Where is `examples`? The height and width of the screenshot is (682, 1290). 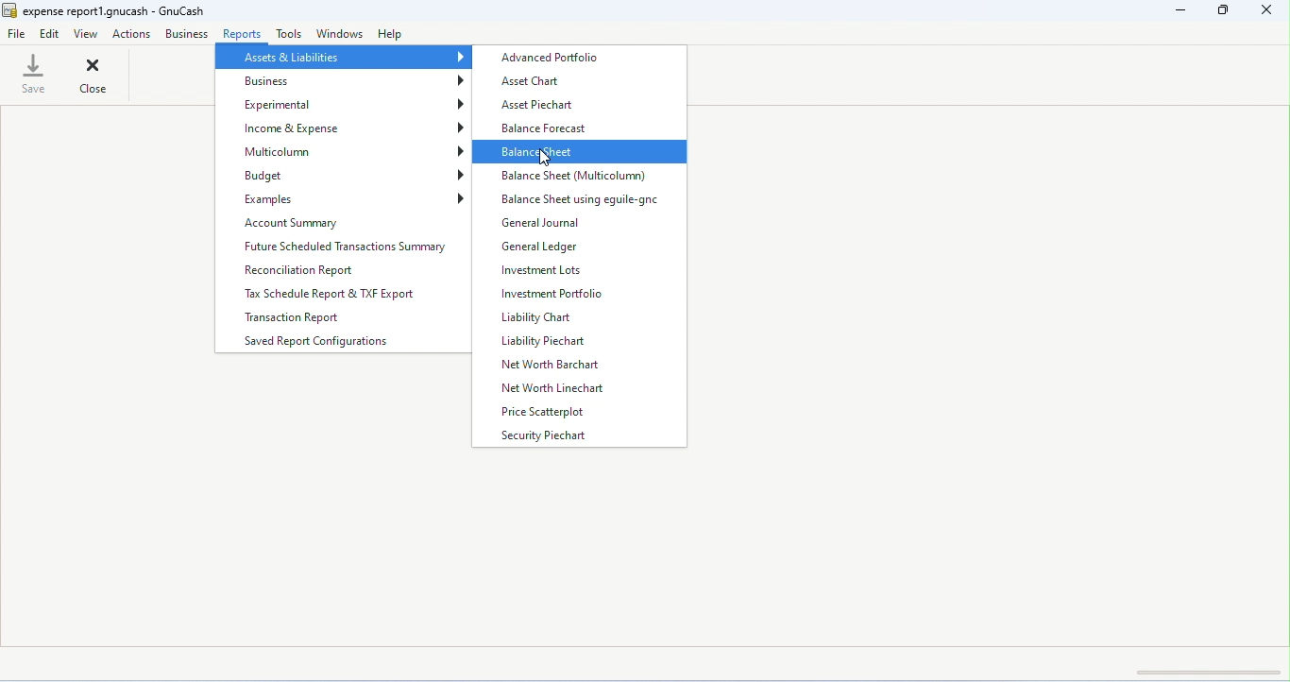 examples is located at coordinates (345, 198).